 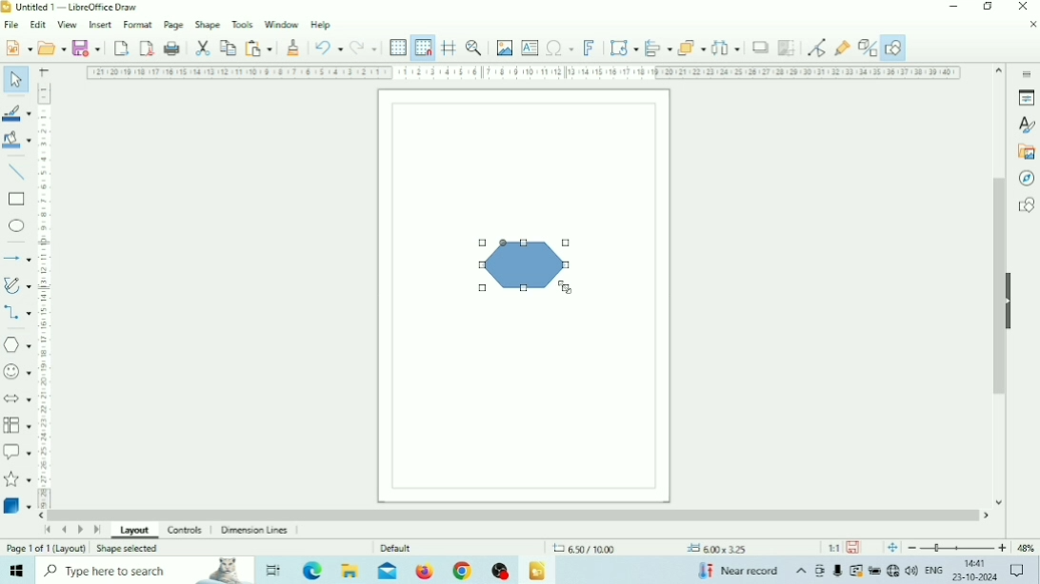 What do you see at coordinates (525, 73) in the screenshot?
I see `Horizontal scale` at bounding box center [525, 73].